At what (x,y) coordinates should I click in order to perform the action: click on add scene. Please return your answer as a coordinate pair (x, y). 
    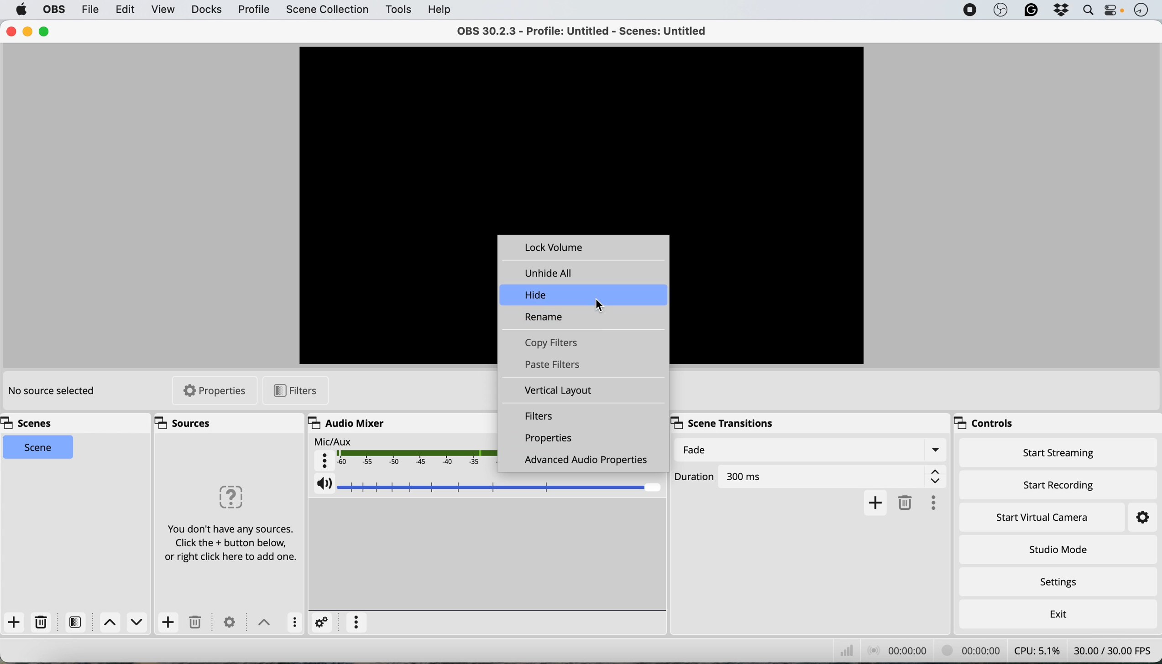
    Looking at the image, I should click on (12, 622).